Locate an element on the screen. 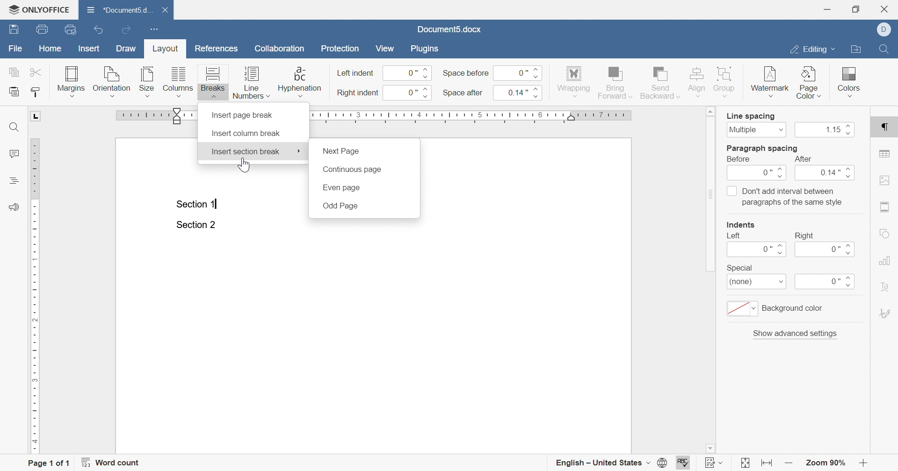  ruler is located at coordinates (487, 116).